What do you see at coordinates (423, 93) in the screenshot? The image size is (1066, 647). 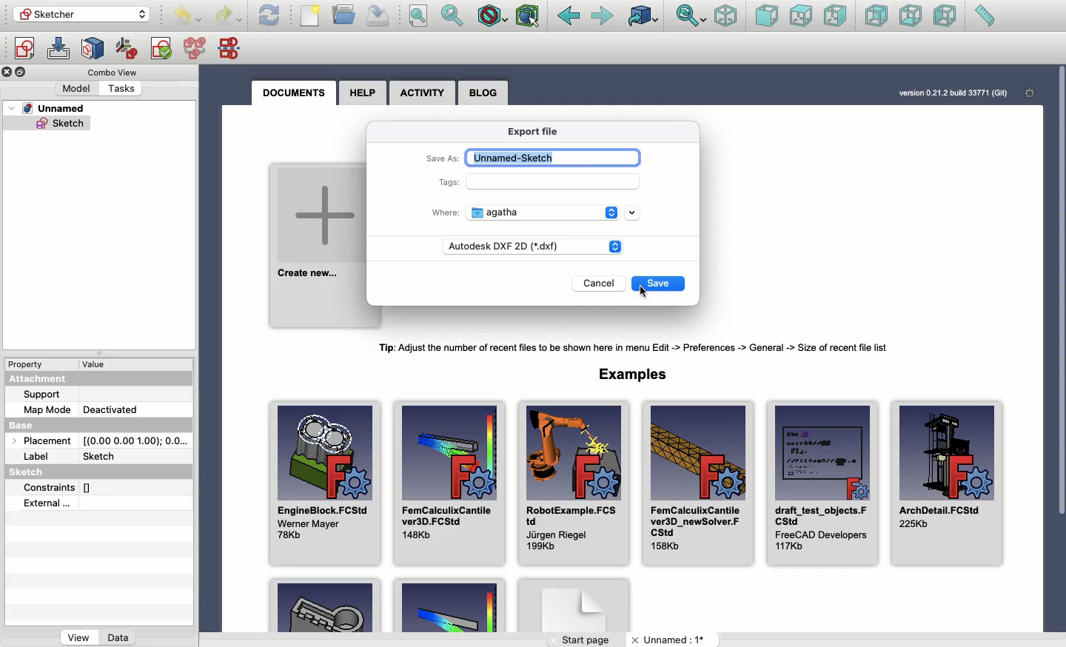 I see `Activity ` at bounding box center [423, 93].